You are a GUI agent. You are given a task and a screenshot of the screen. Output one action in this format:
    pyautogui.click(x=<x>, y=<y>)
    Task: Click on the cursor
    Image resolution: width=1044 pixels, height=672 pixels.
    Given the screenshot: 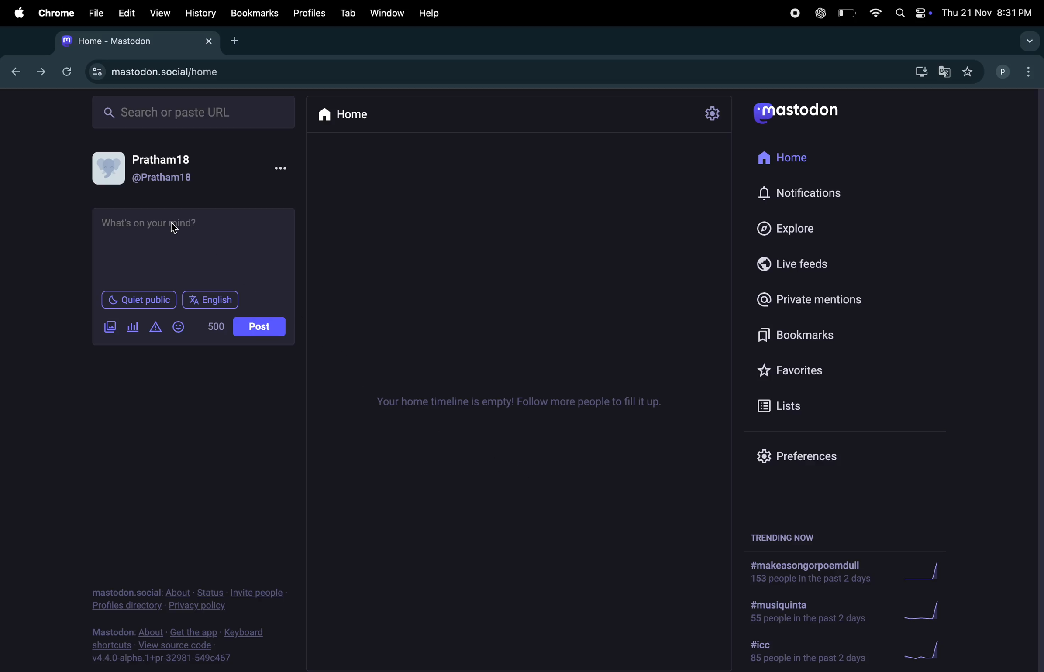 What is the action you would take?
    pyautogui.click(x=178, y=227)
    